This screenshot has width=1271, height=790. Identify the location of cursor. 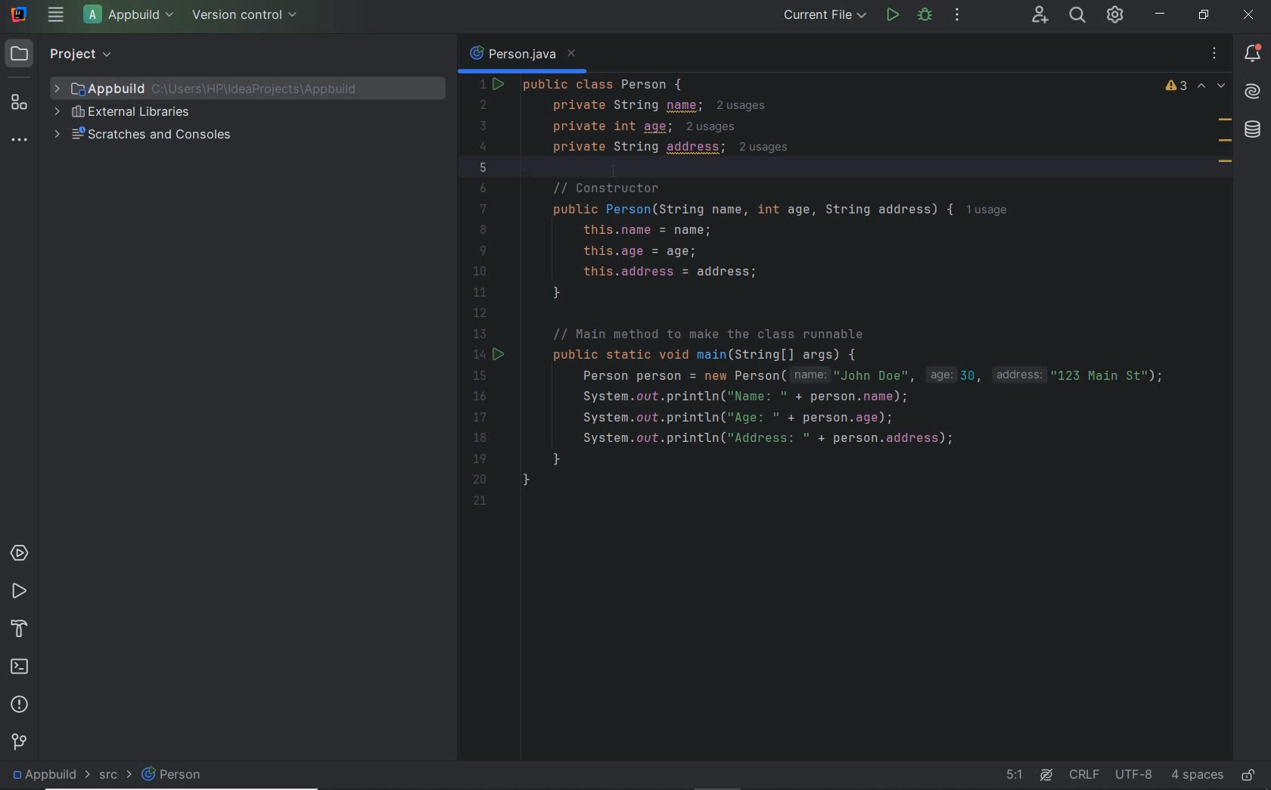
(620, 167).